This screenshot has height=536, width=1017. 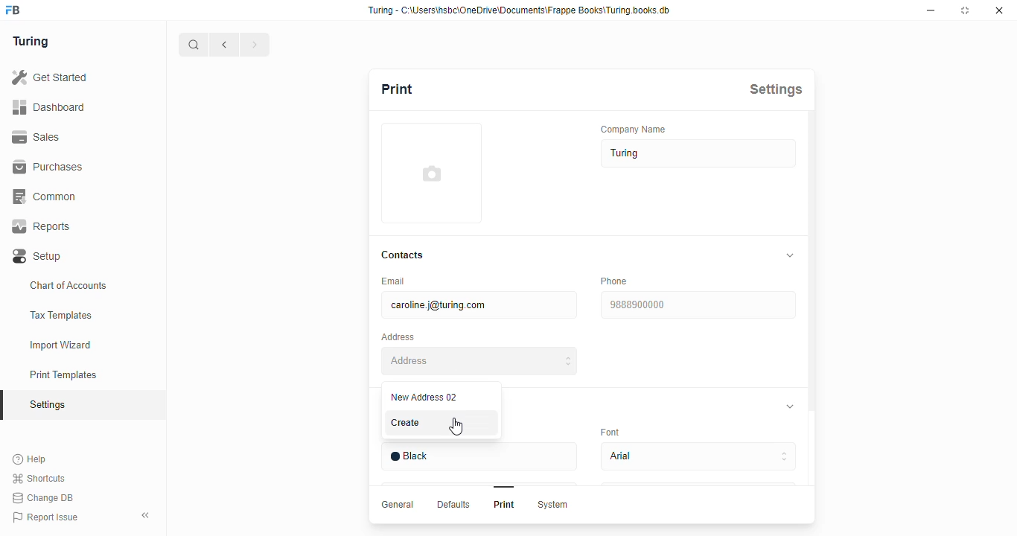 I want to click on Print, so click(x=505, y=504).